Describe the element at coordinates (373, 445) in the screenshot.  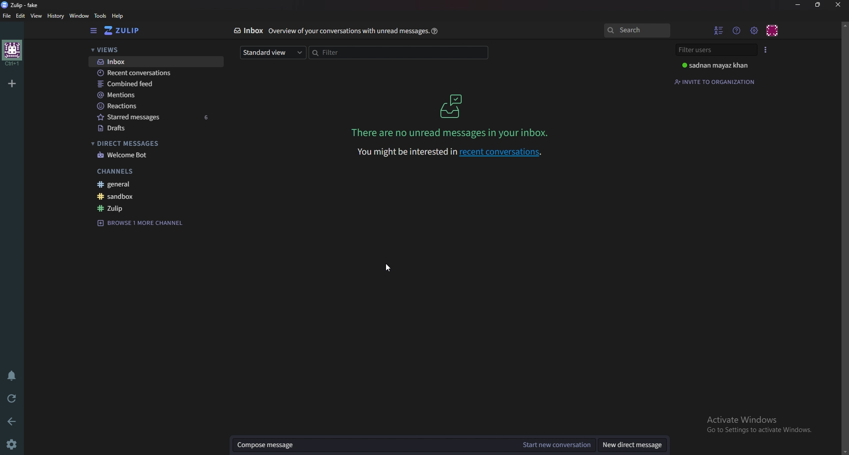
I see `Compose message` at that location.